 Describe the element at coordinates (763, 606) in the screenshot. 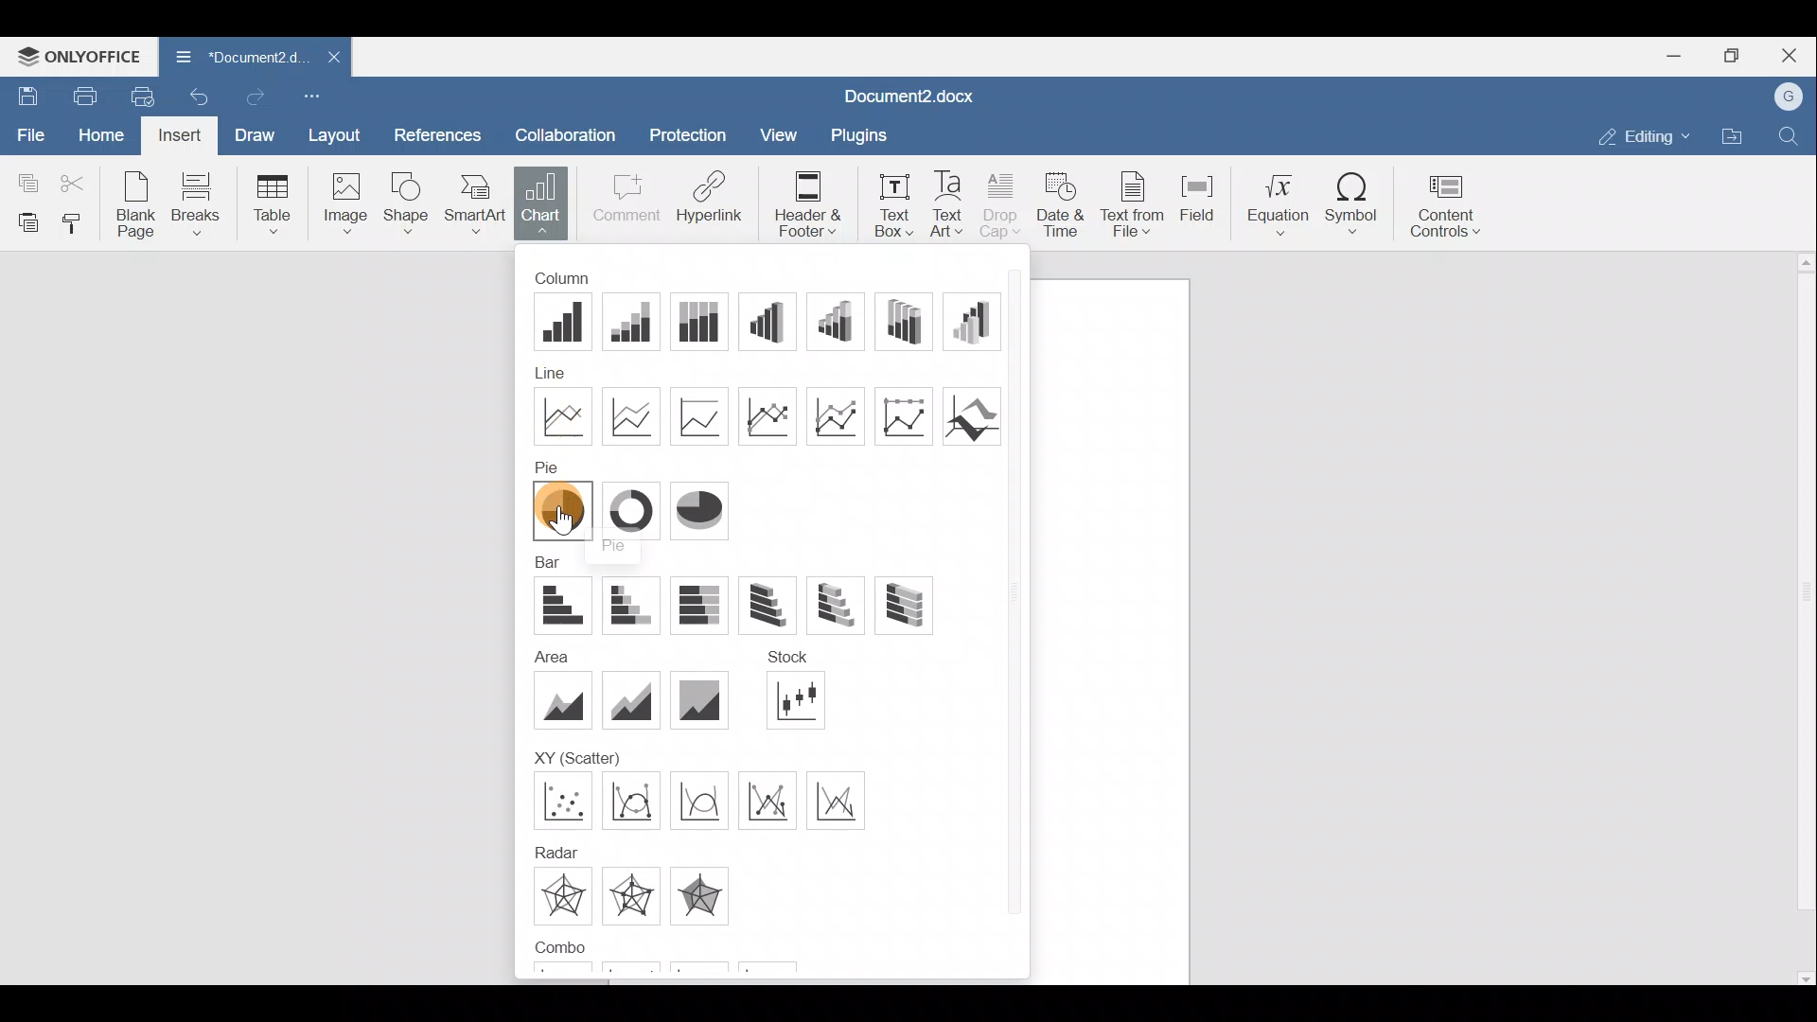

I see `3-D clustered bar` at that location.